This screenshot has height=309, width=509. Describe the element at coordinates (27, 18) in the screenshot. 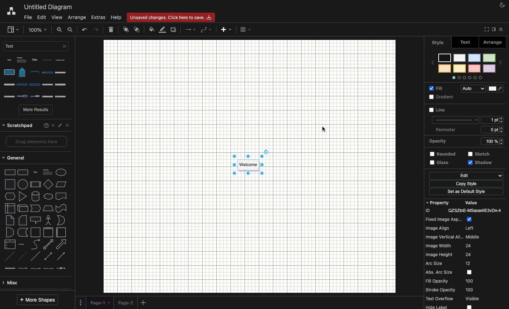

I see `File` at that location.